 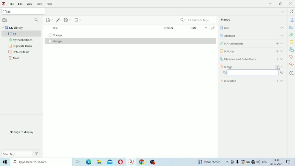 I want to click on No tags to display, so click(x=22, y=132).